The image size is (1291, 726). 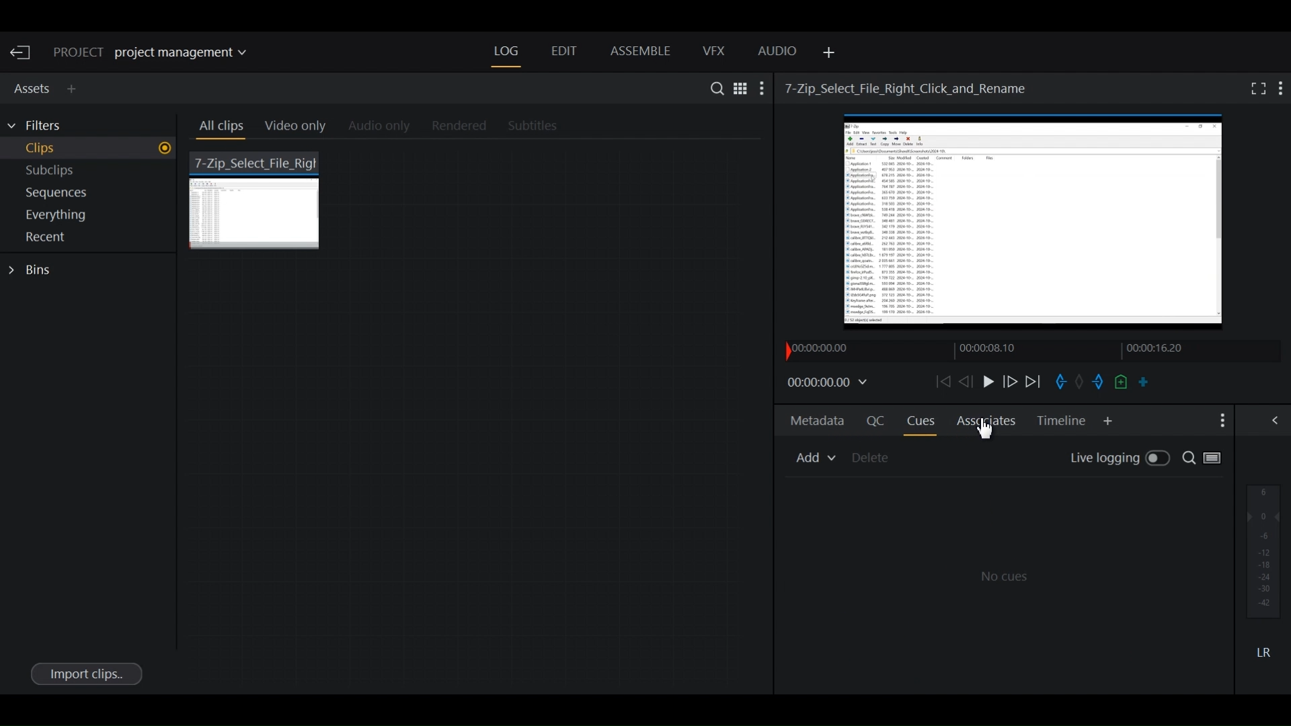 What do you see at coordinates (830, 383) in the screenshot?
I see `Timecodes and reels` at bounding box center [830, 383].